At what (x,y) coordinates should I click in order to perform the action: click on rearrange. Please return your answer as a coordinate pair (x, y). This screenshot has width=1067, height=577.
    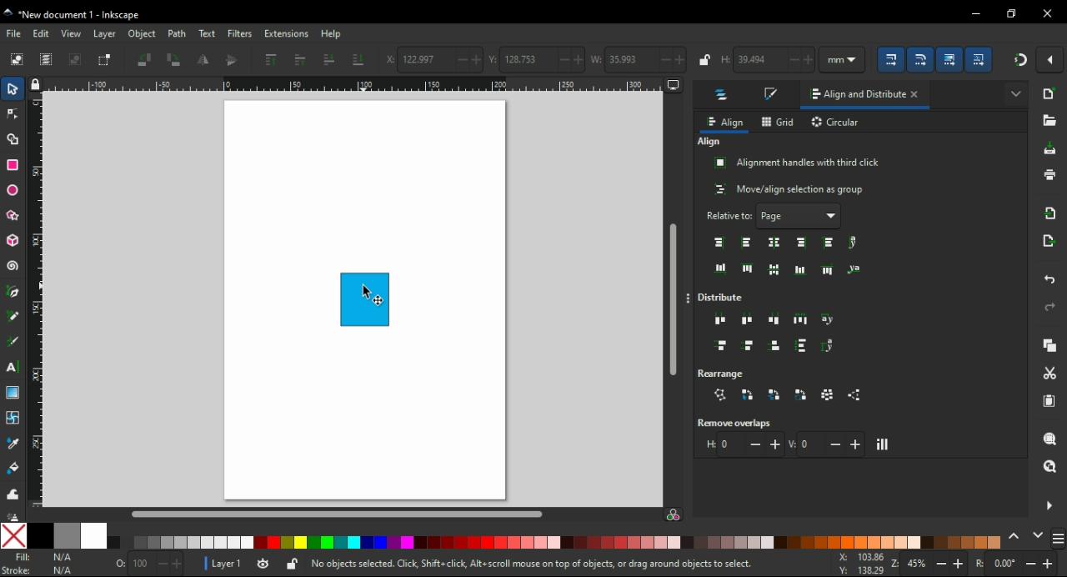
    Looking at the image, I should click on (723, 374).